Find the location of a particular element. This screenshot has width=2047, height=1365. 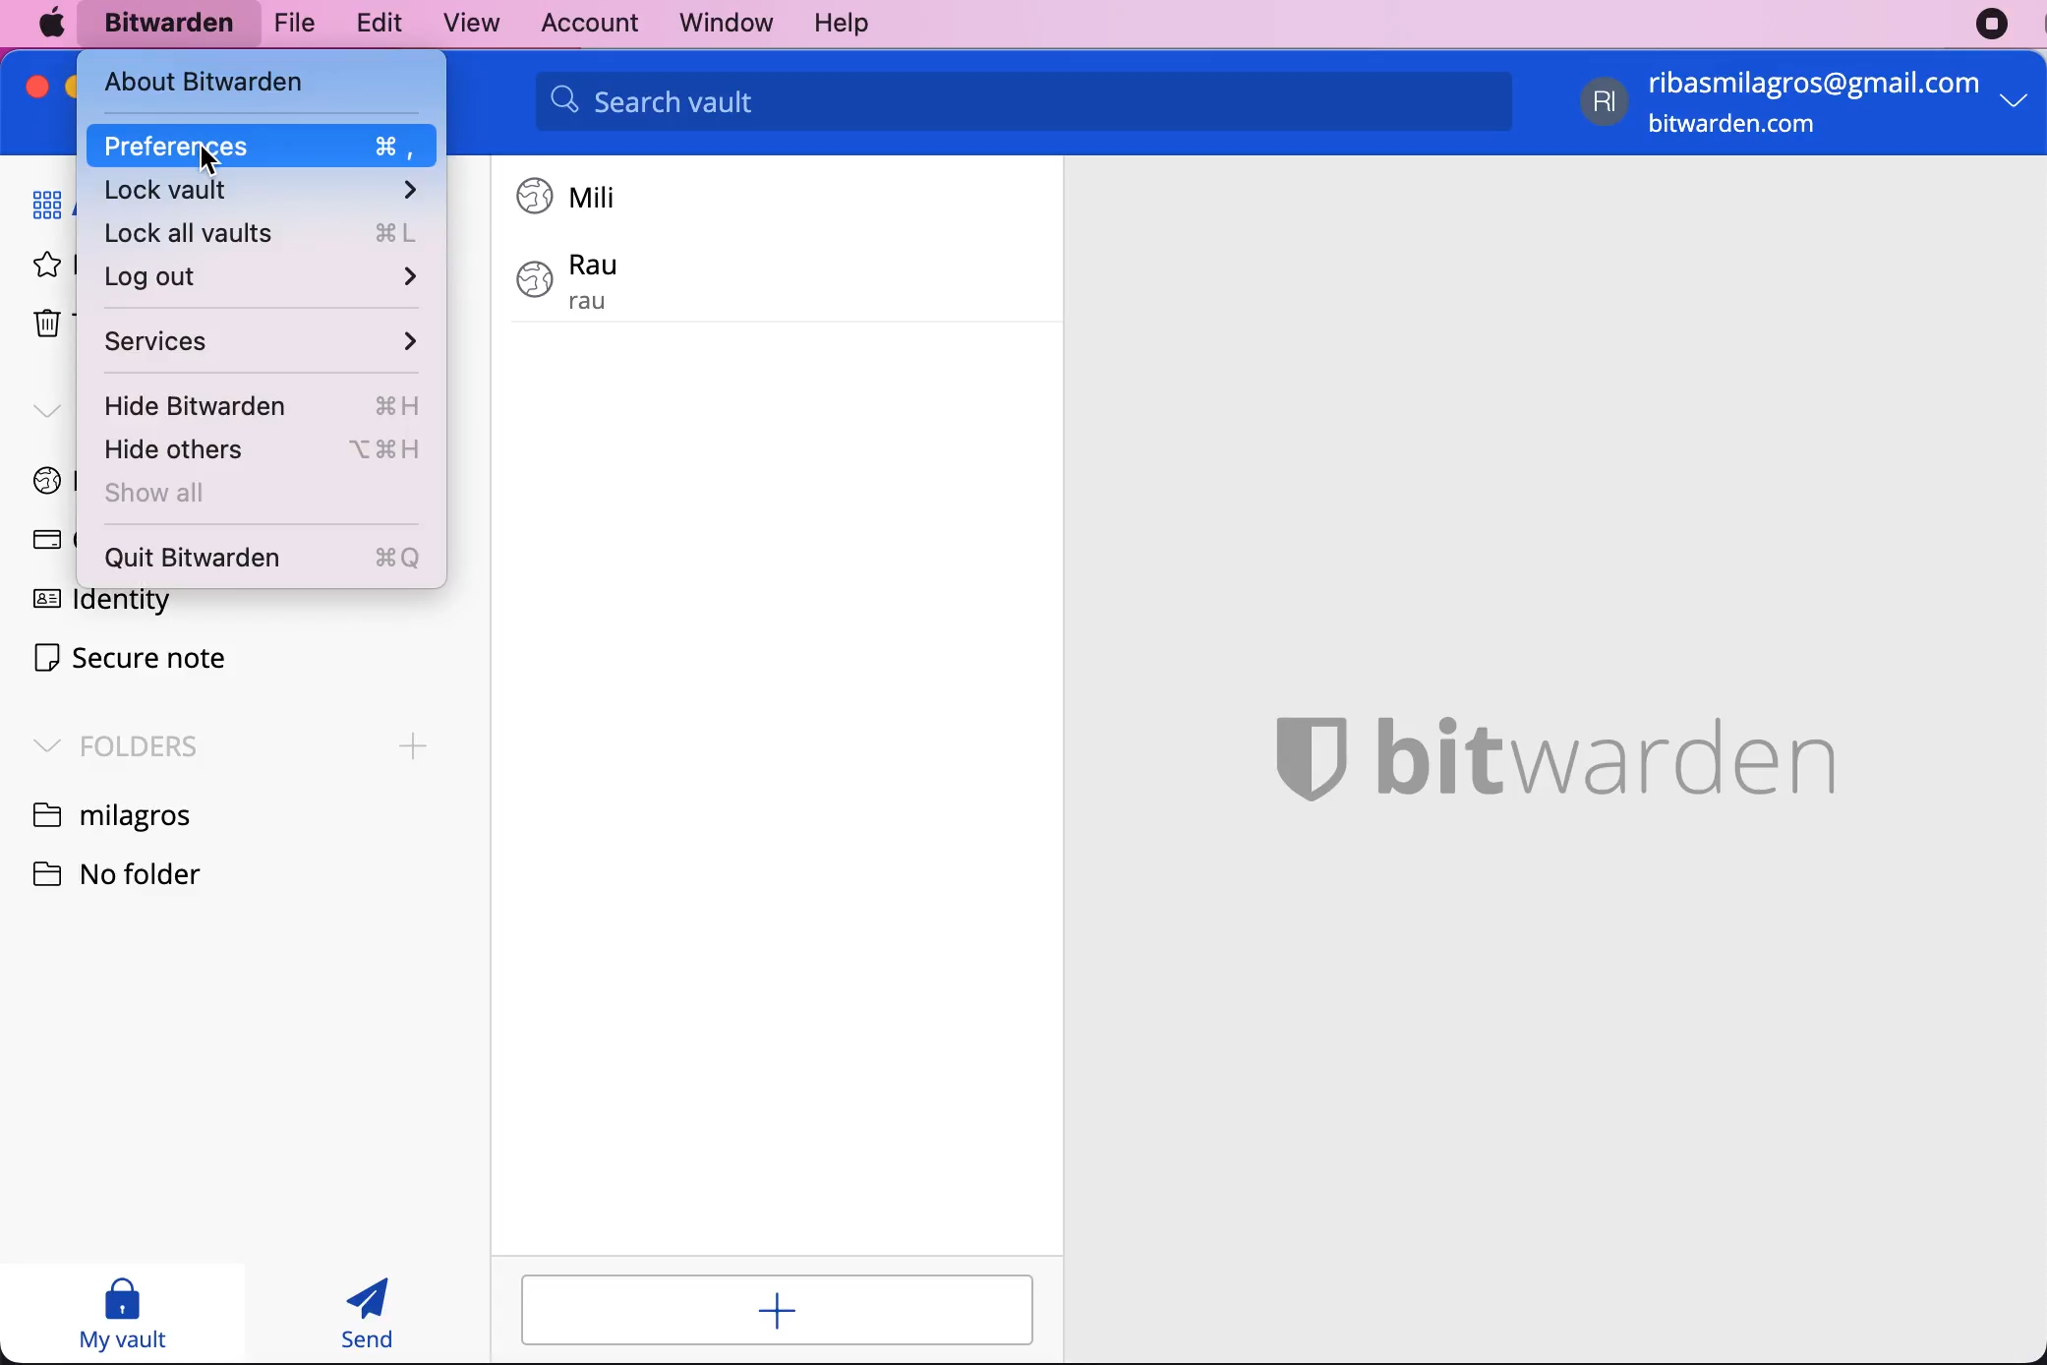

types is located at coordinates (43, 410).